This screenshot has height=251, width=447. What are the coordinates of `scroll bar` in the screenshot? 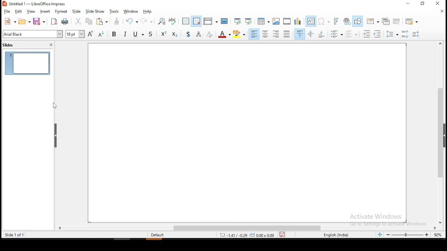 It's located at (246, 228).